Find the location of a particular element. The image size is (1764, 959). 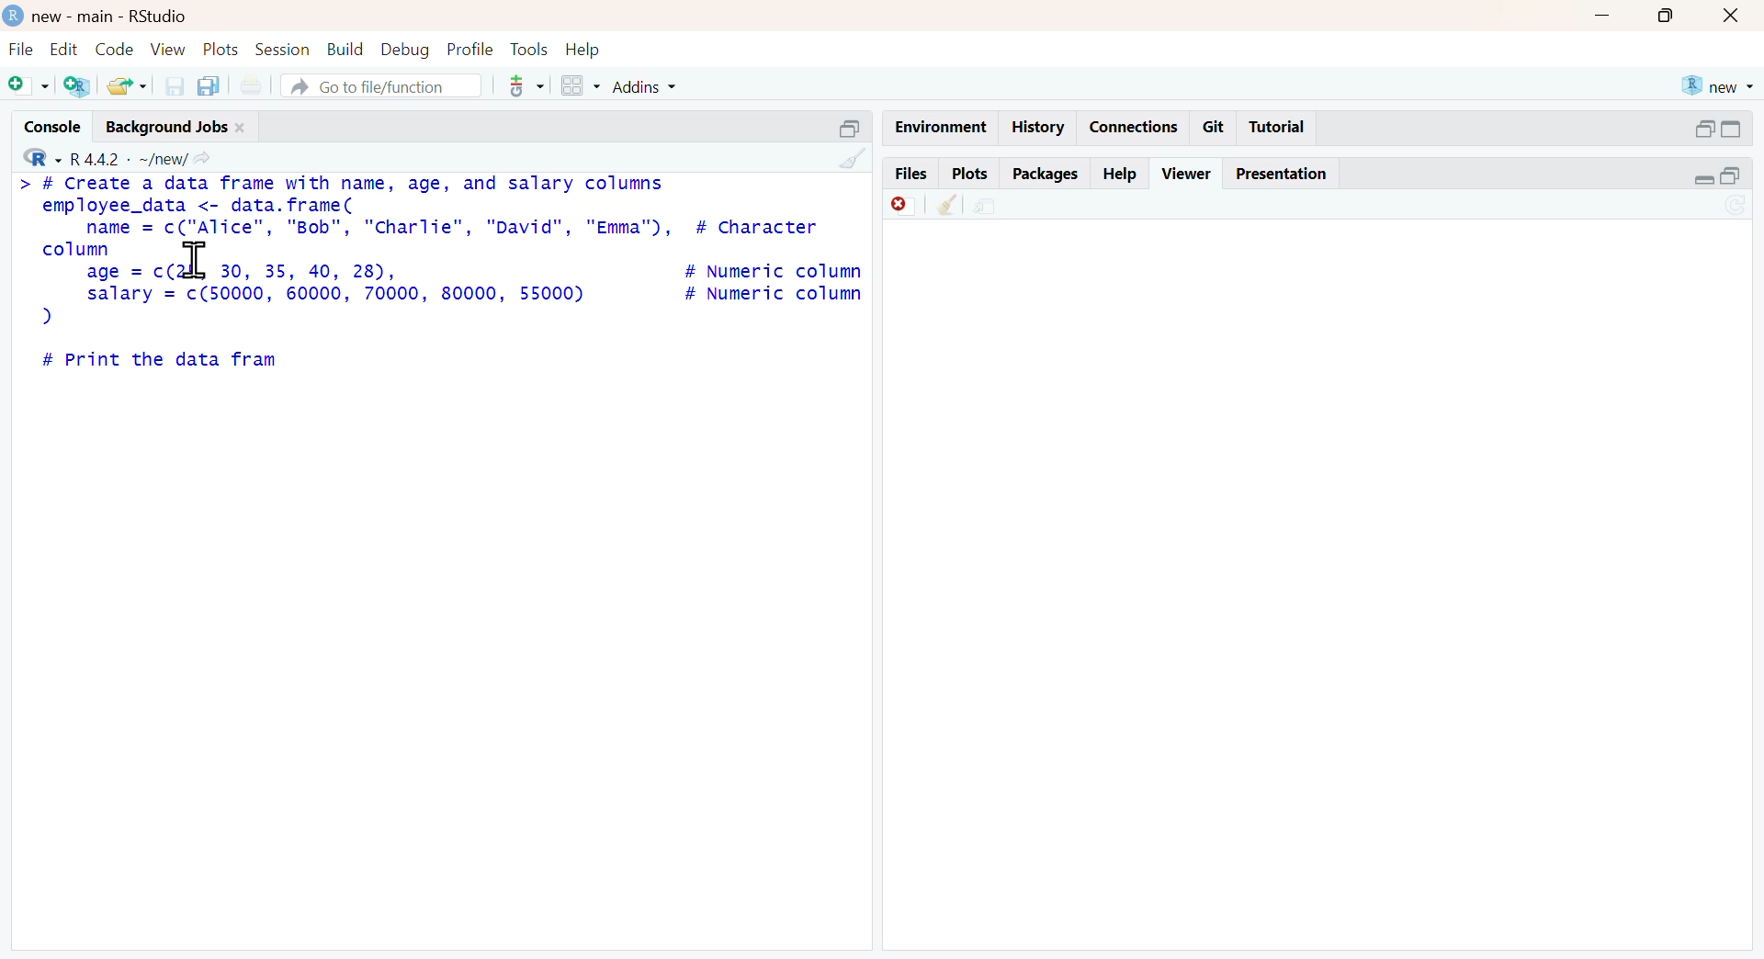

Git is located at coordinates (1216, 126).